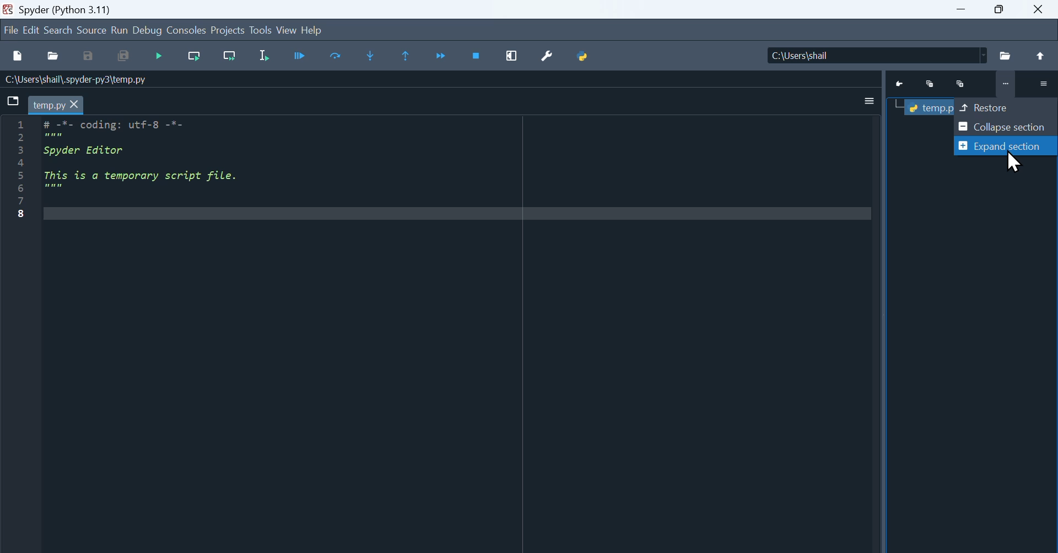  Describe the element at coordinates (148, 31) in the screenshot. I see `Debug` at that location.